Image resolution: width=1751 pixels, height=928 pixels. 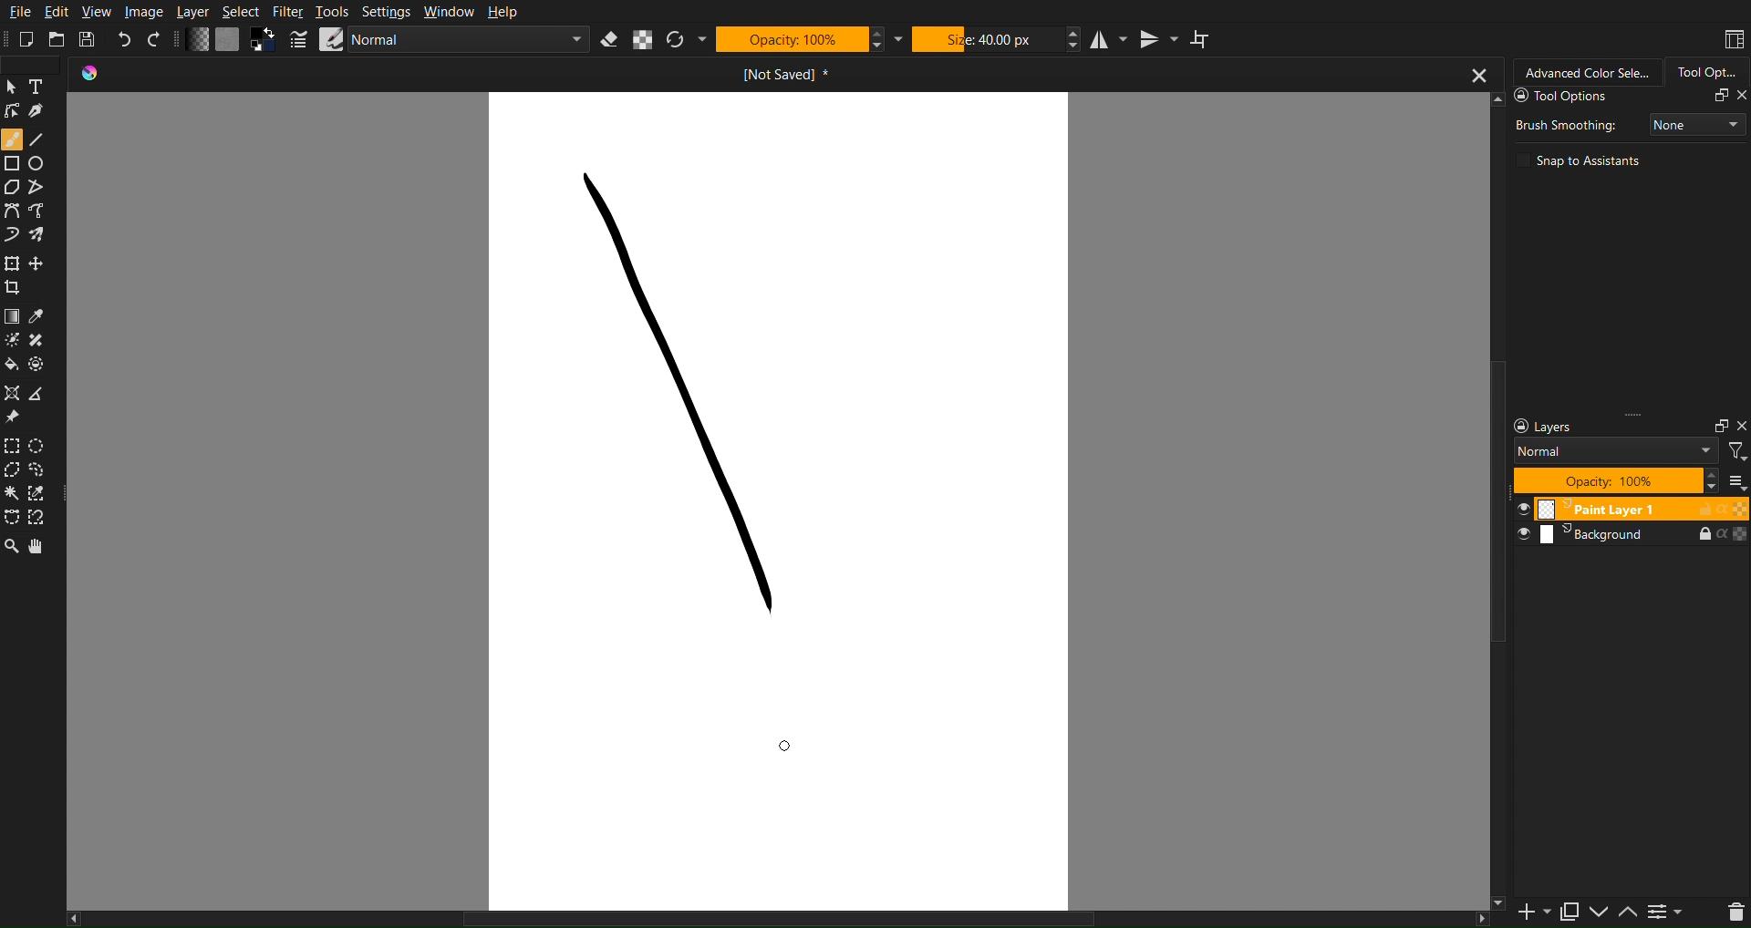 What do you see at coordinates (1733, 39) in the screenshot?
I see `Workspace` at bounding box center [1733, 39].